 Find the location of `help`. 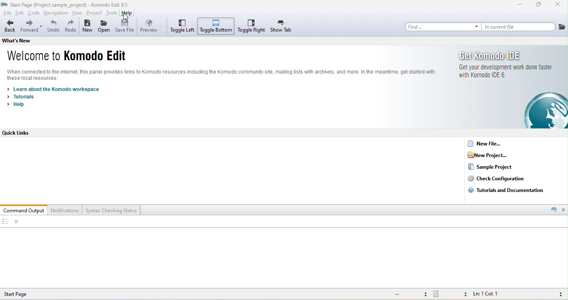

help is located at coordinates (127, 14).